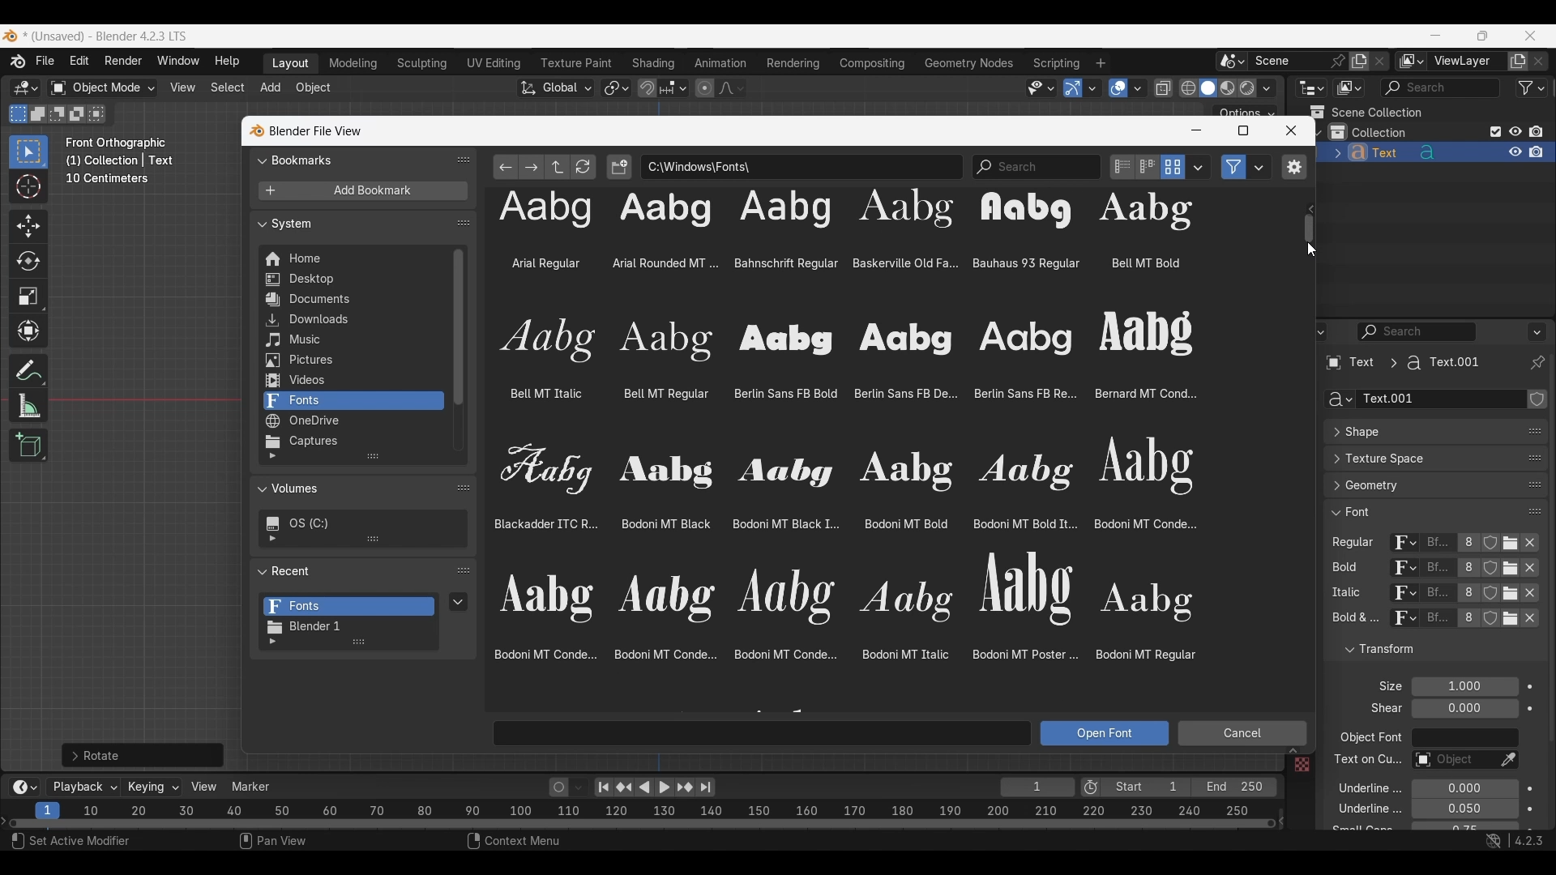  What do you see at coordinates (459, 327) in the screenshot?
I see `Vertical slide bar` at bounding box center [459, 327].